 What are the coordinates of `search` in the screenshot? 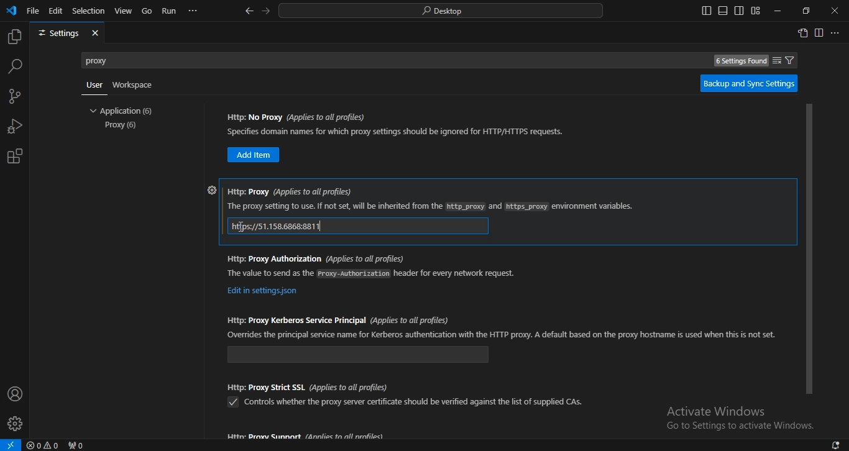 It's located at (442, 11).